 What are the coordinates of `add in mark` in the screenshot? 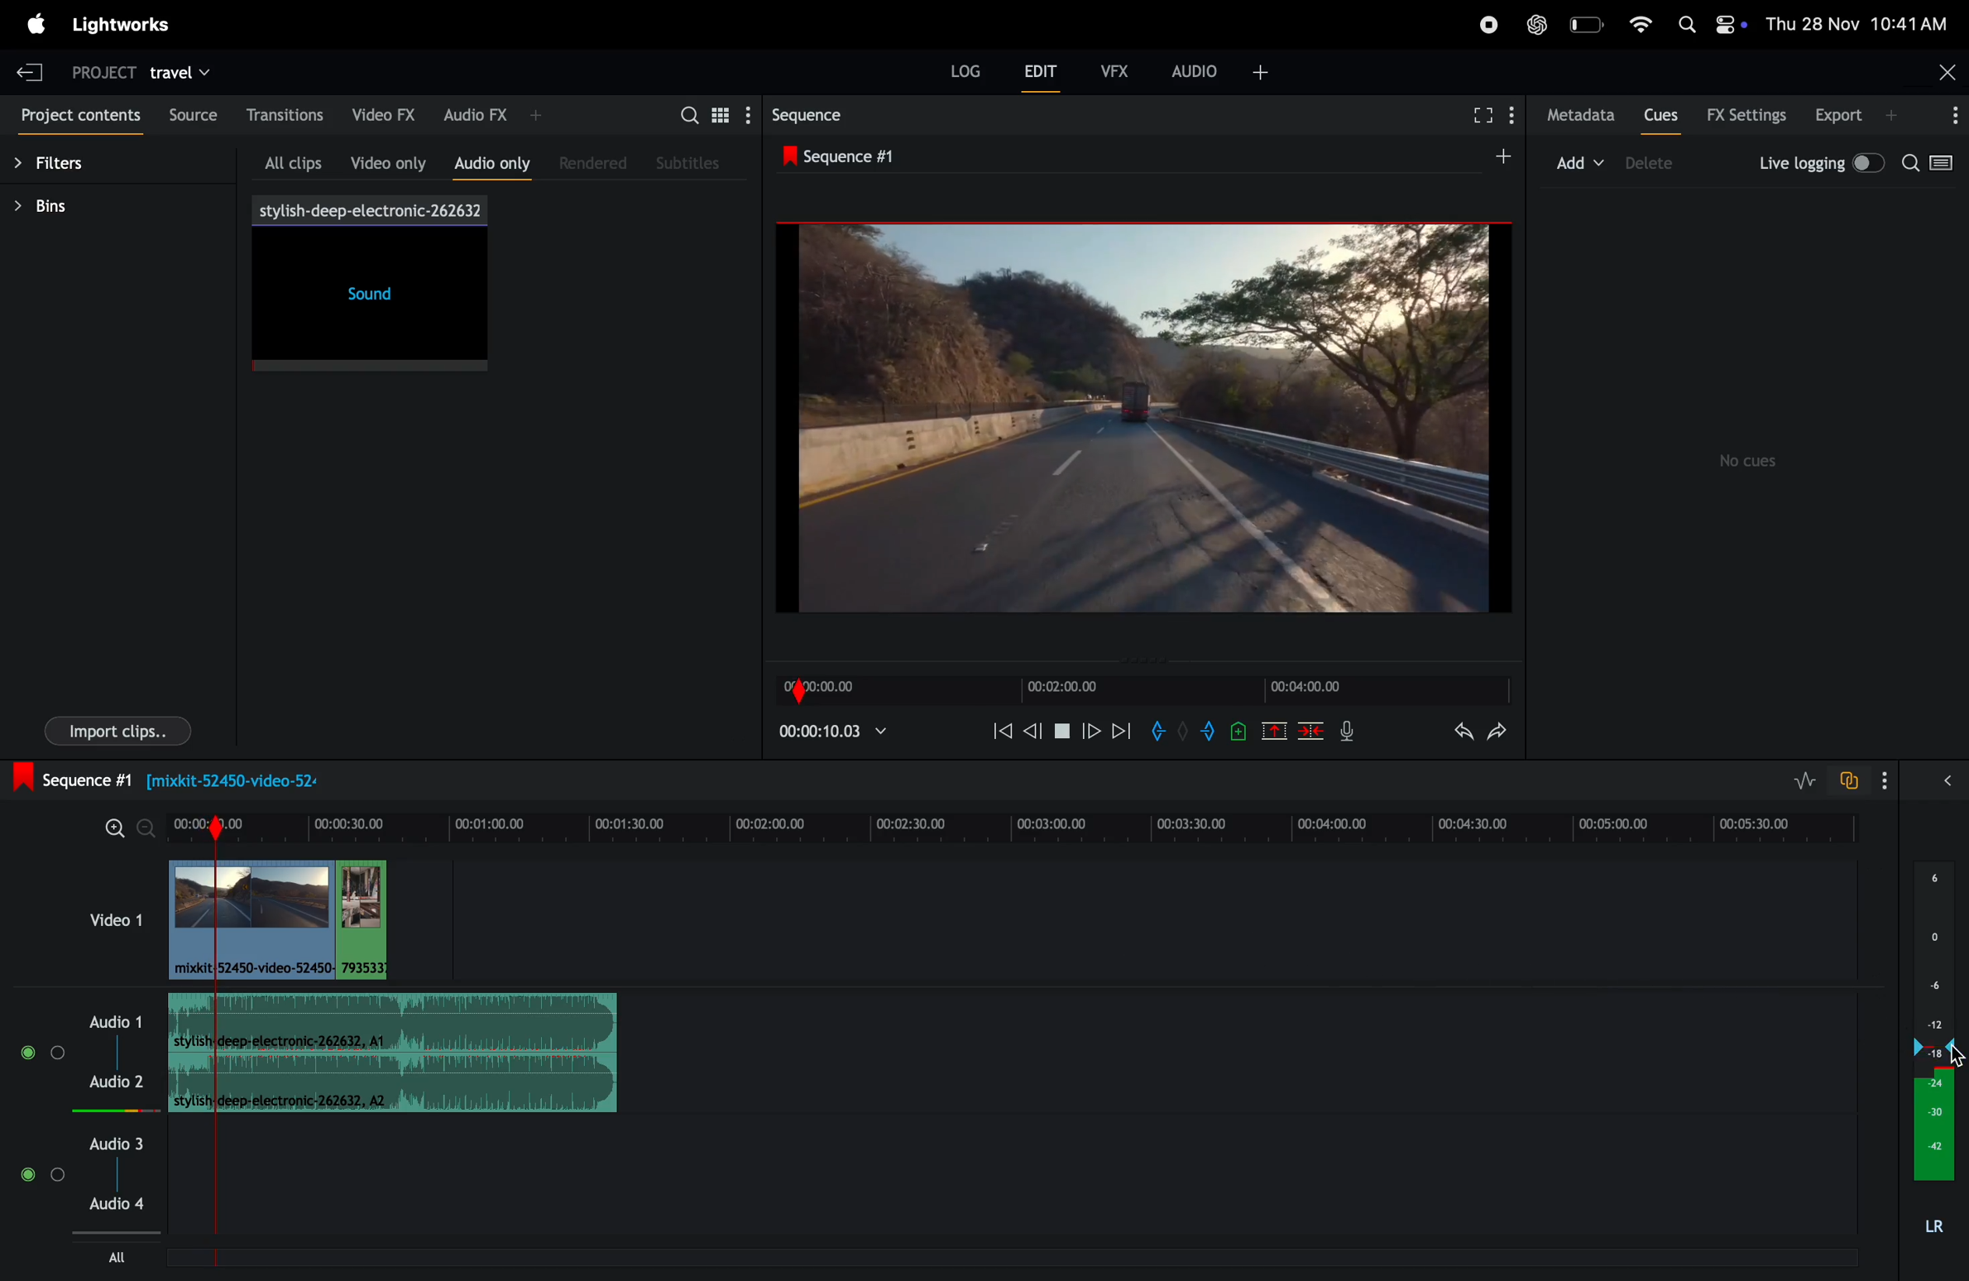 It's located at (1160, 731).